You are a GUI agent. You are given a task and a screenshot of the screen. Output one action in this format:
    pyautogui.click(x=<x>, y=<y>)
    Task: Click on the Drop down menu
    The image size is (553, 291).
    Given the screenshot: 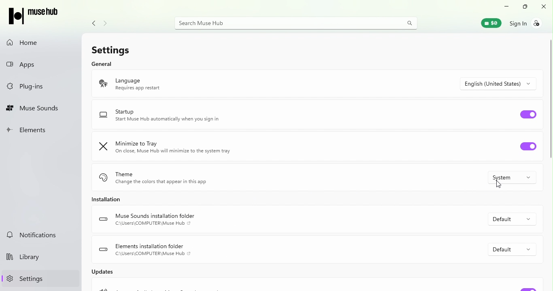 What is the action you would take?
    pyautogui.click(x=511, y=249)
    